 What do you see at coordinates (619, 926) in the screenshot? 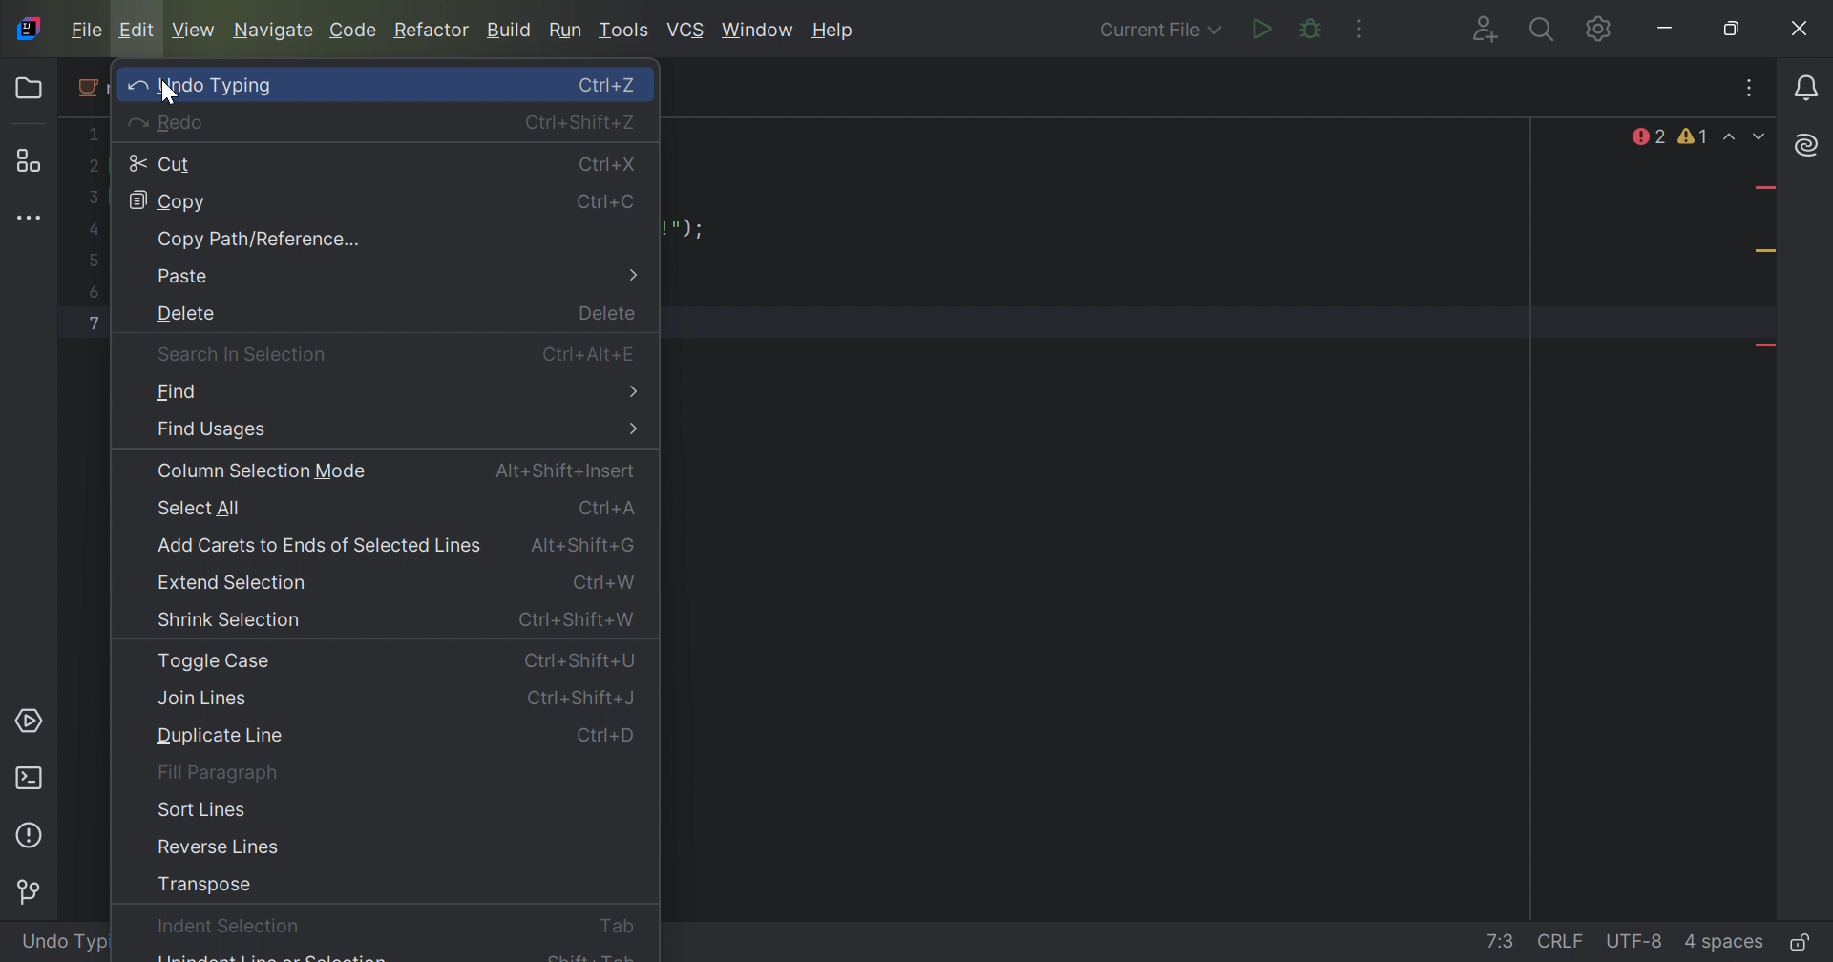
I see `Tab` at bounding box center [619, 926].